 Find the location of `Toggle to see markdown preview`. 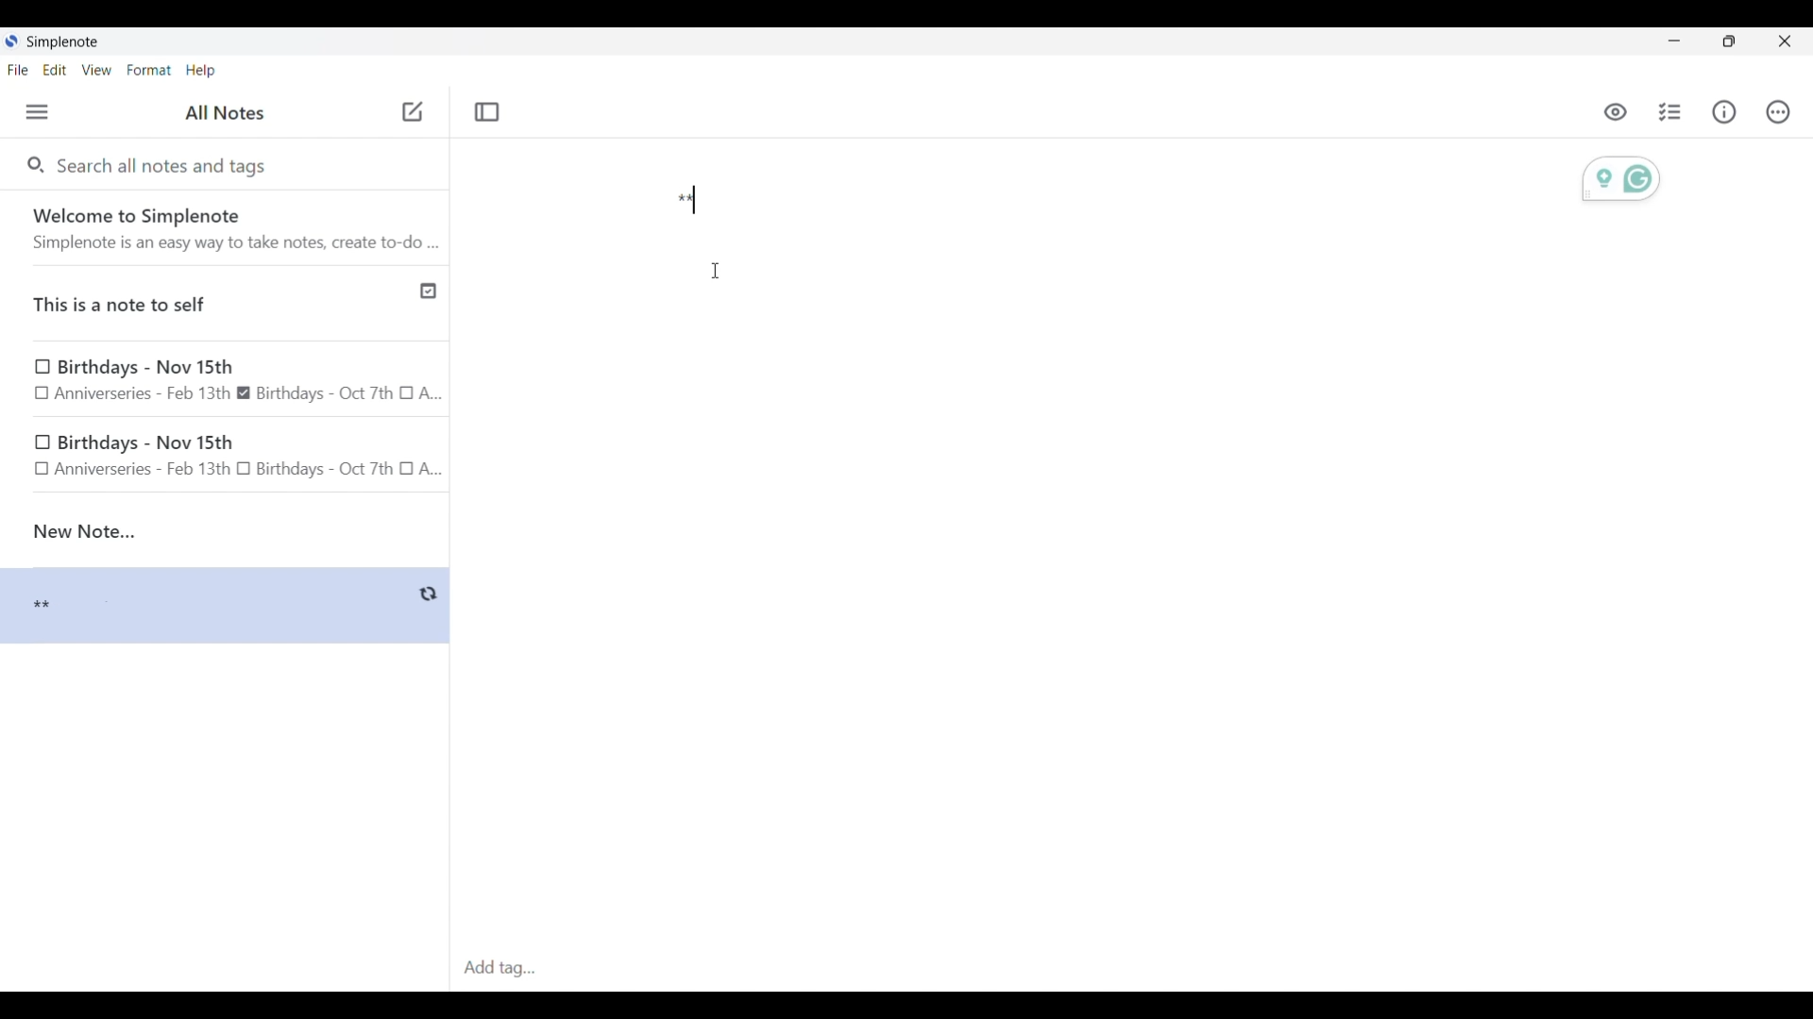

Toggle to see markdown preview is located at coordinates (1616, 112).